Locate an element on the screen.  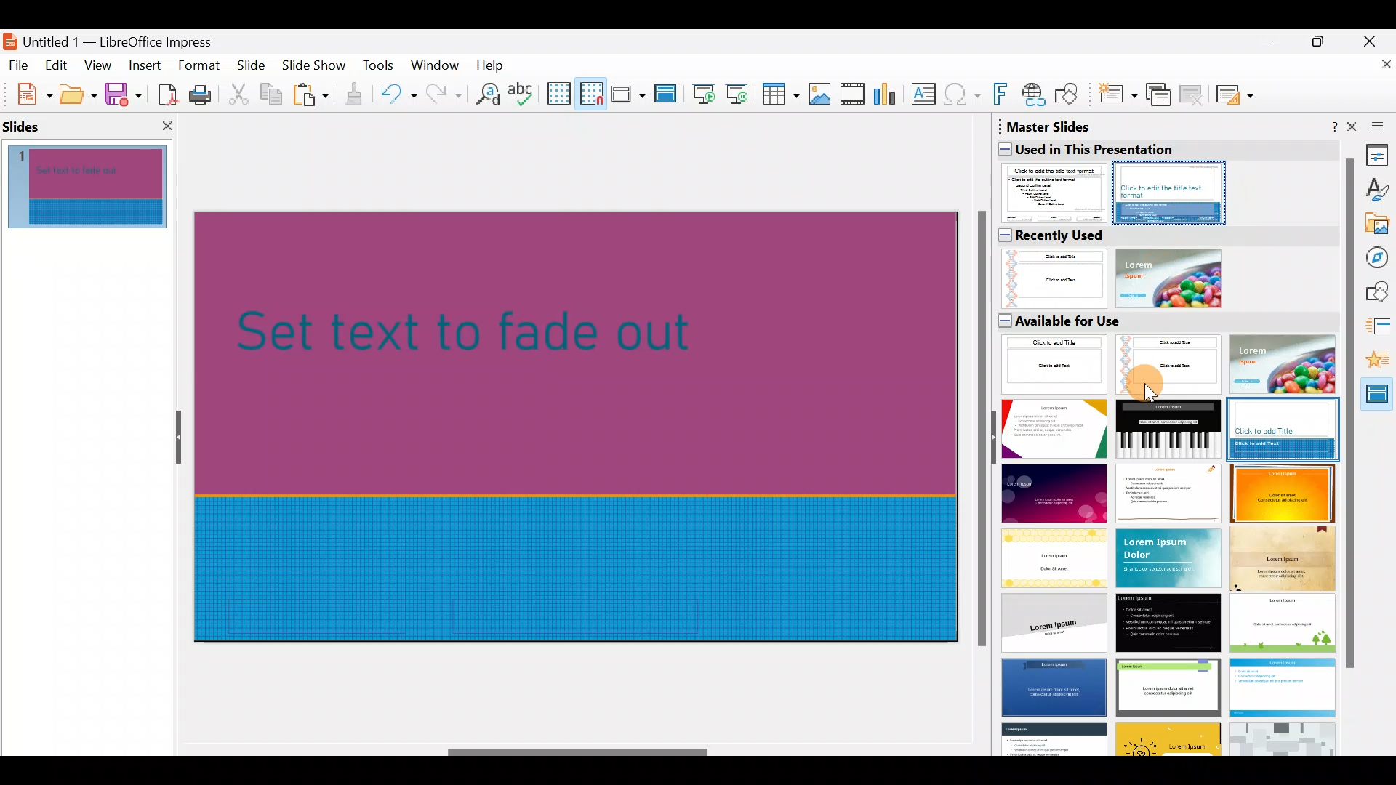
Start from current slide is located at coordinates (741, 93).